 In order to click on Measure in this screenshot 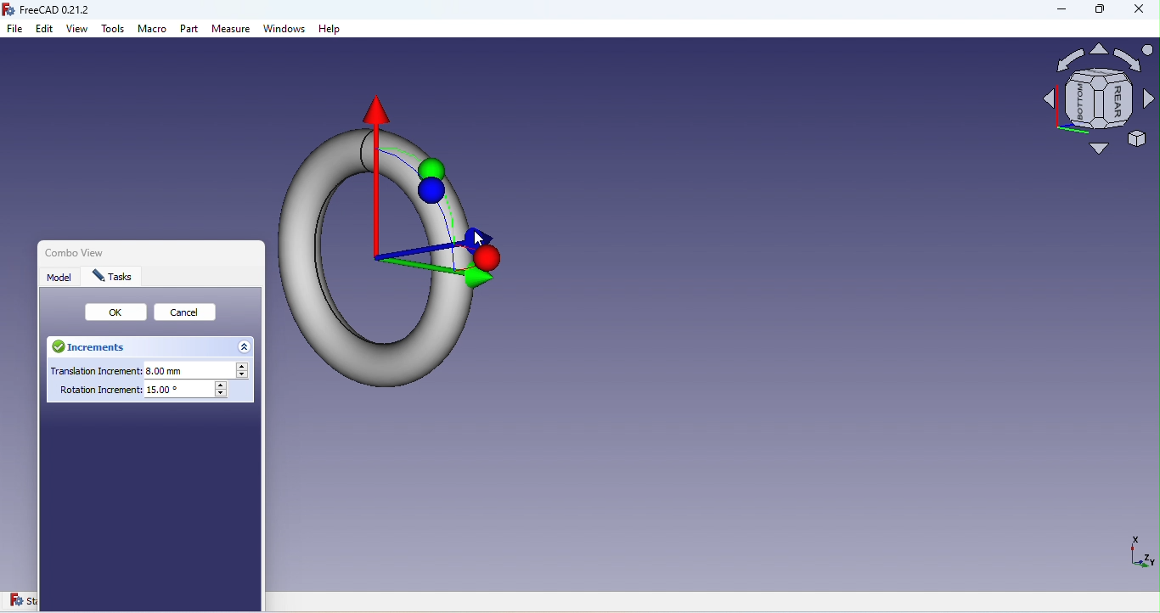, I will do `click(232, 30)`.